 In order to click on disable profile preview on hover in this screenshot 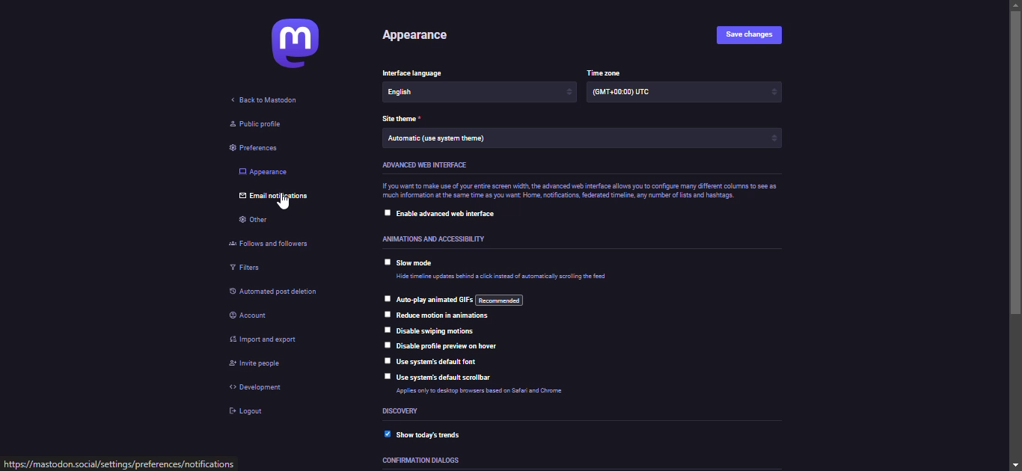, I will do `click(451, 345)`.